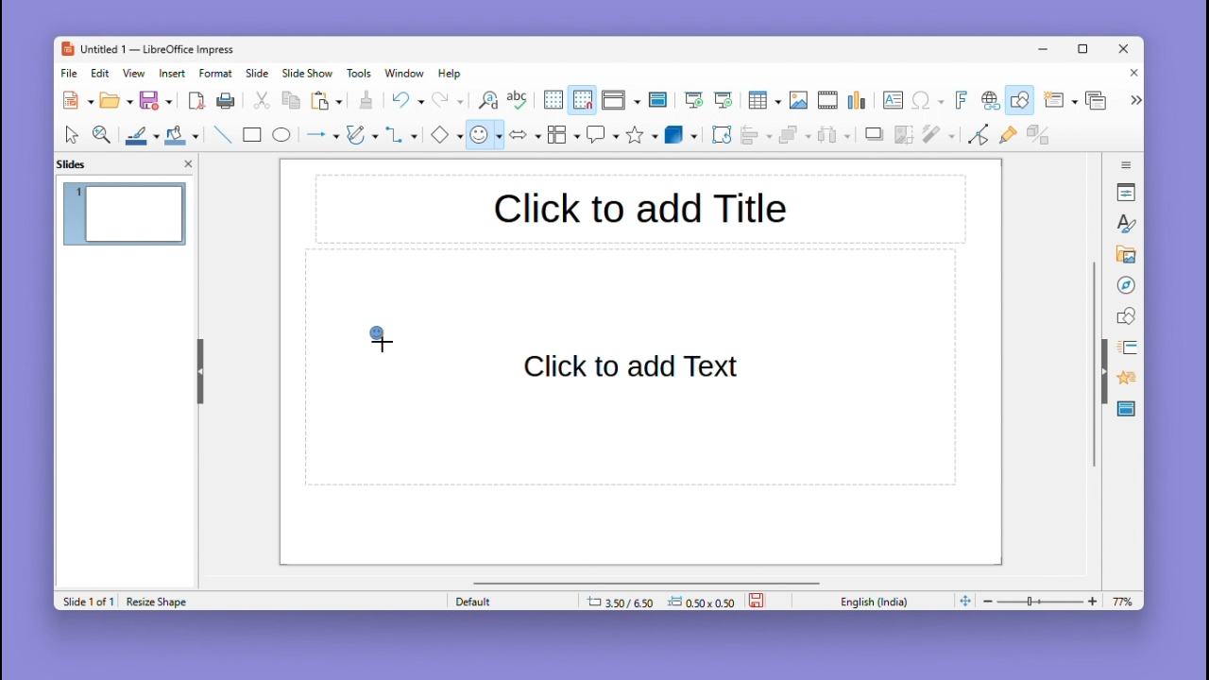 This screenshot has width=1209, height=680. Describe the element at coordinates (1123, 255) in the screenshot. I see `Gallery` at that location.